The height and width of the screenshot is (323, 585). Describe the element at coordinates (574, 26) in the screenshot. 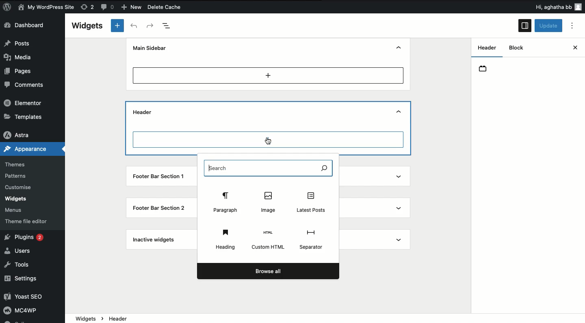

I see `Options` at that location.